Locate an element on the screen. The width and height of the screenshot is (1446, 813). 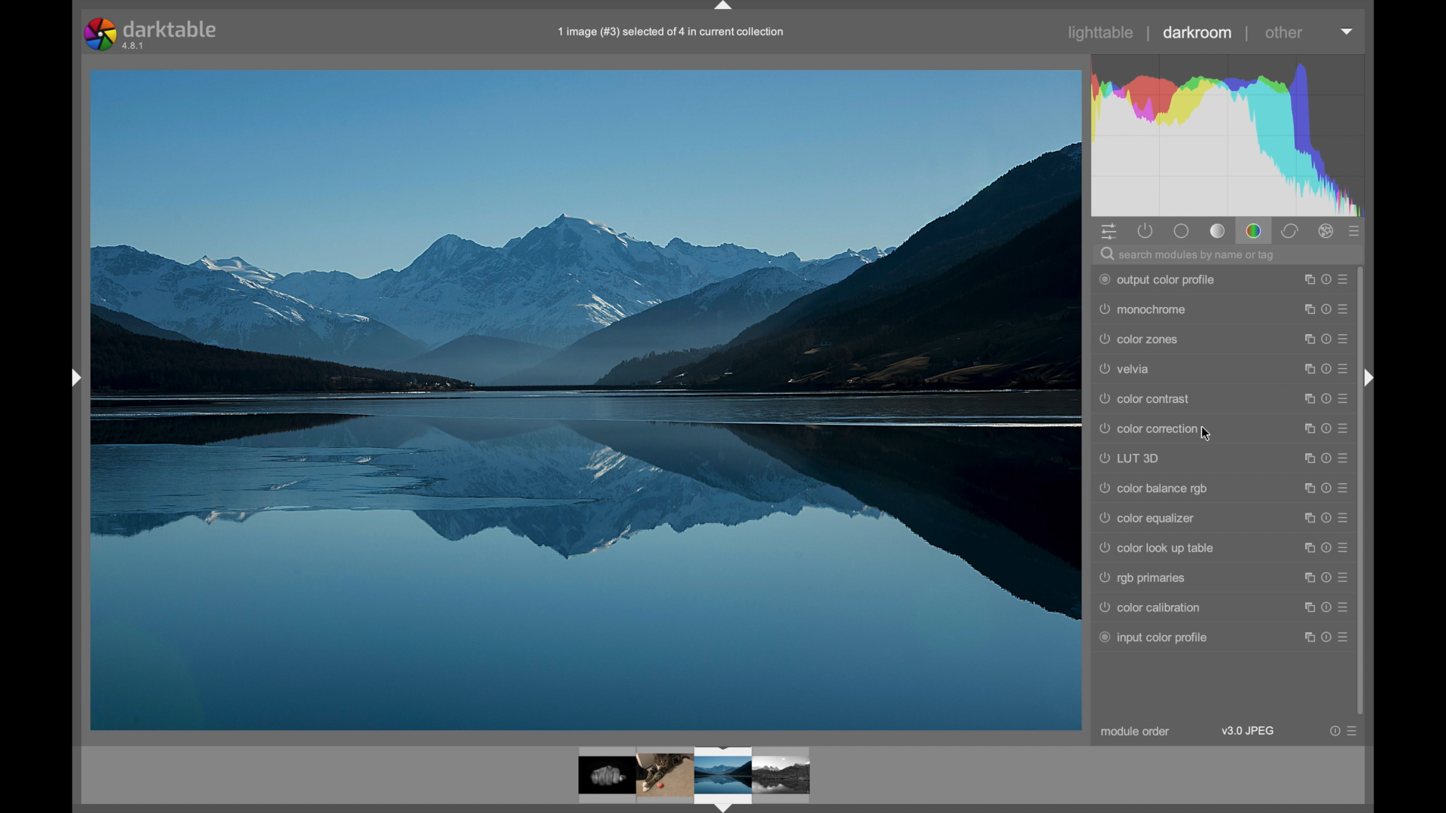
lut 3d is located at coordinates (1129, 458).